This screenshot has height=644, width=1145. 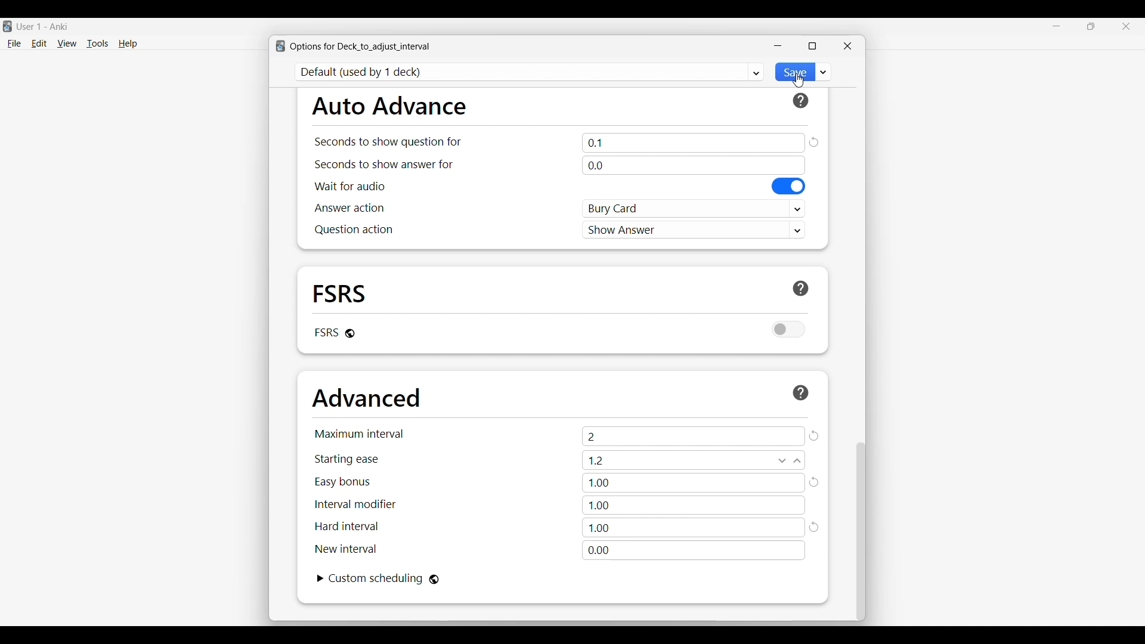 What do you see at coordinates (384, 165) in the screenshot?
I see `Indicates seconds to show answer for` at bounding box center [384, 165].